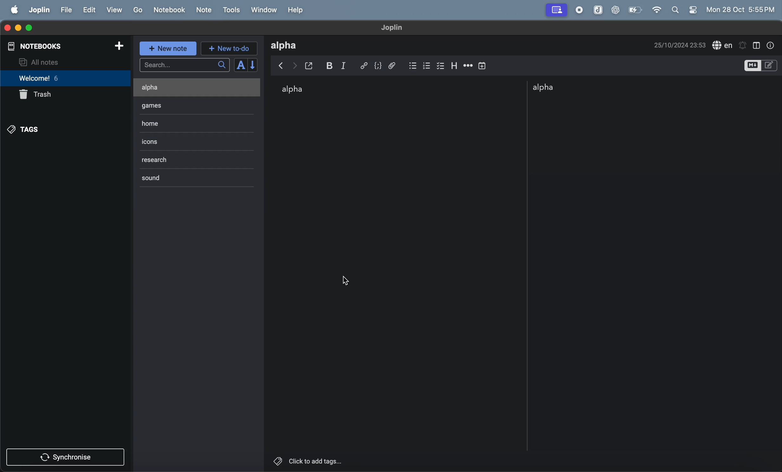  What do you see at coordinates (772, 44) in the screenshot?
I see `note properties` at bounding box center [772, 44].